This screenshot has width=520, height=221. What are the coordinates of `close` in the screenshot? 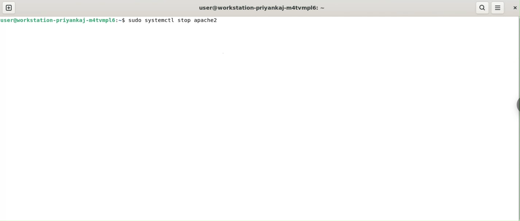 It's located at (514, 8).